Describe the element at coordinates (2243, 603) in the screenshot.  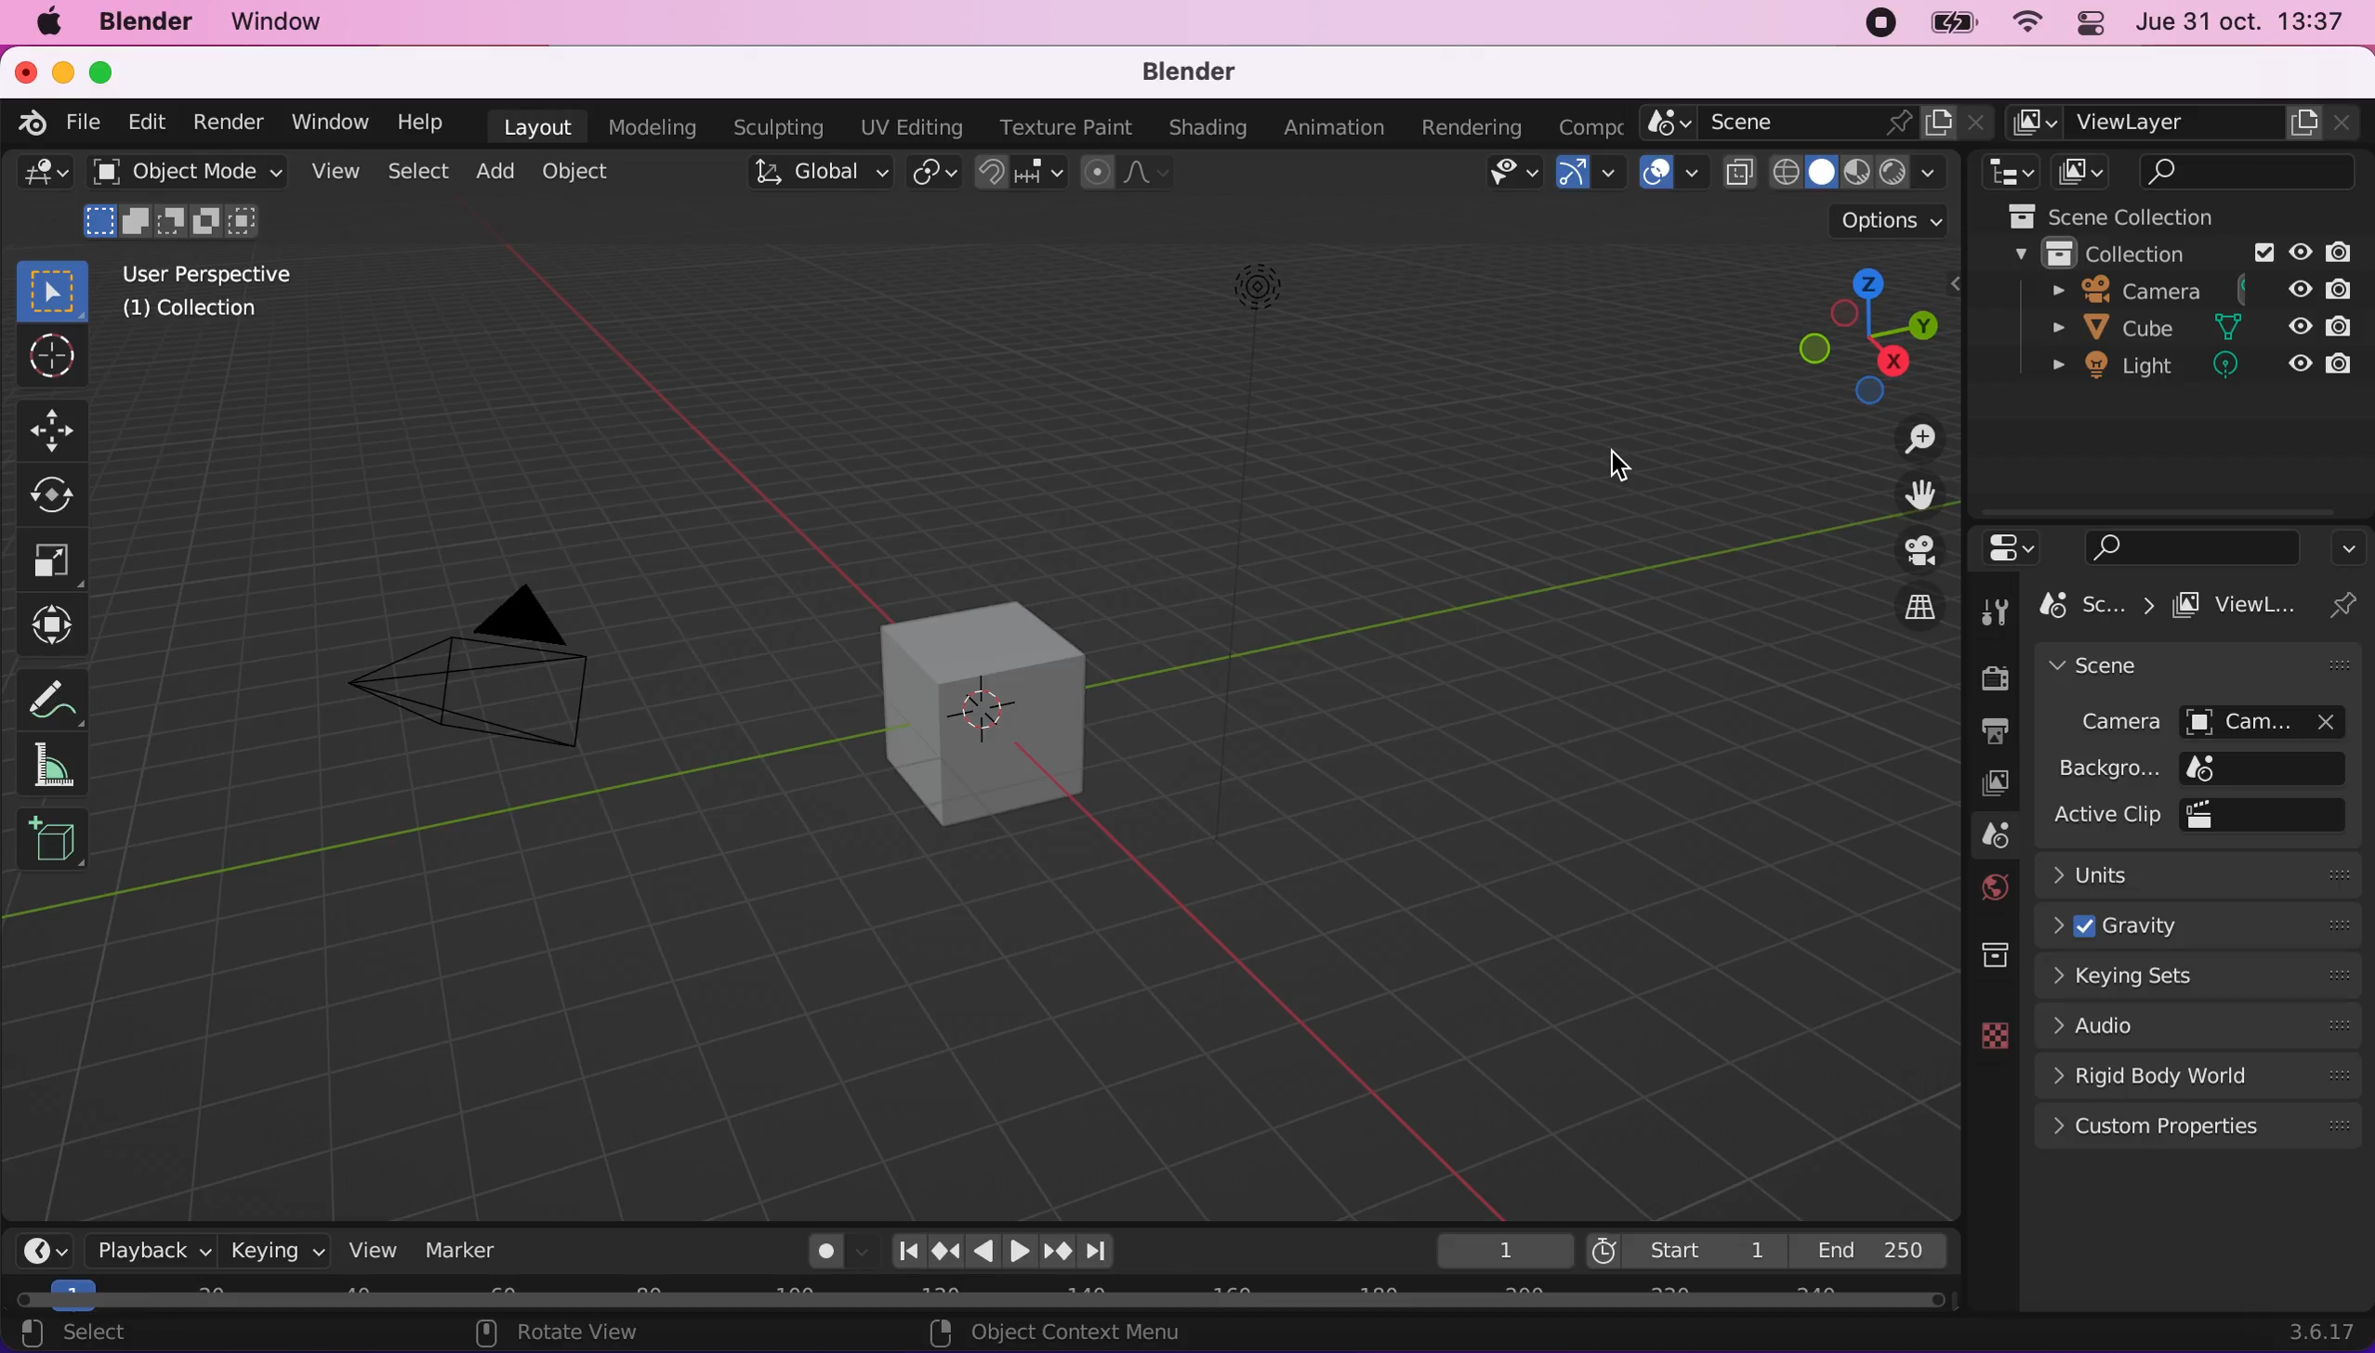
I see `viewlayer` at that location.